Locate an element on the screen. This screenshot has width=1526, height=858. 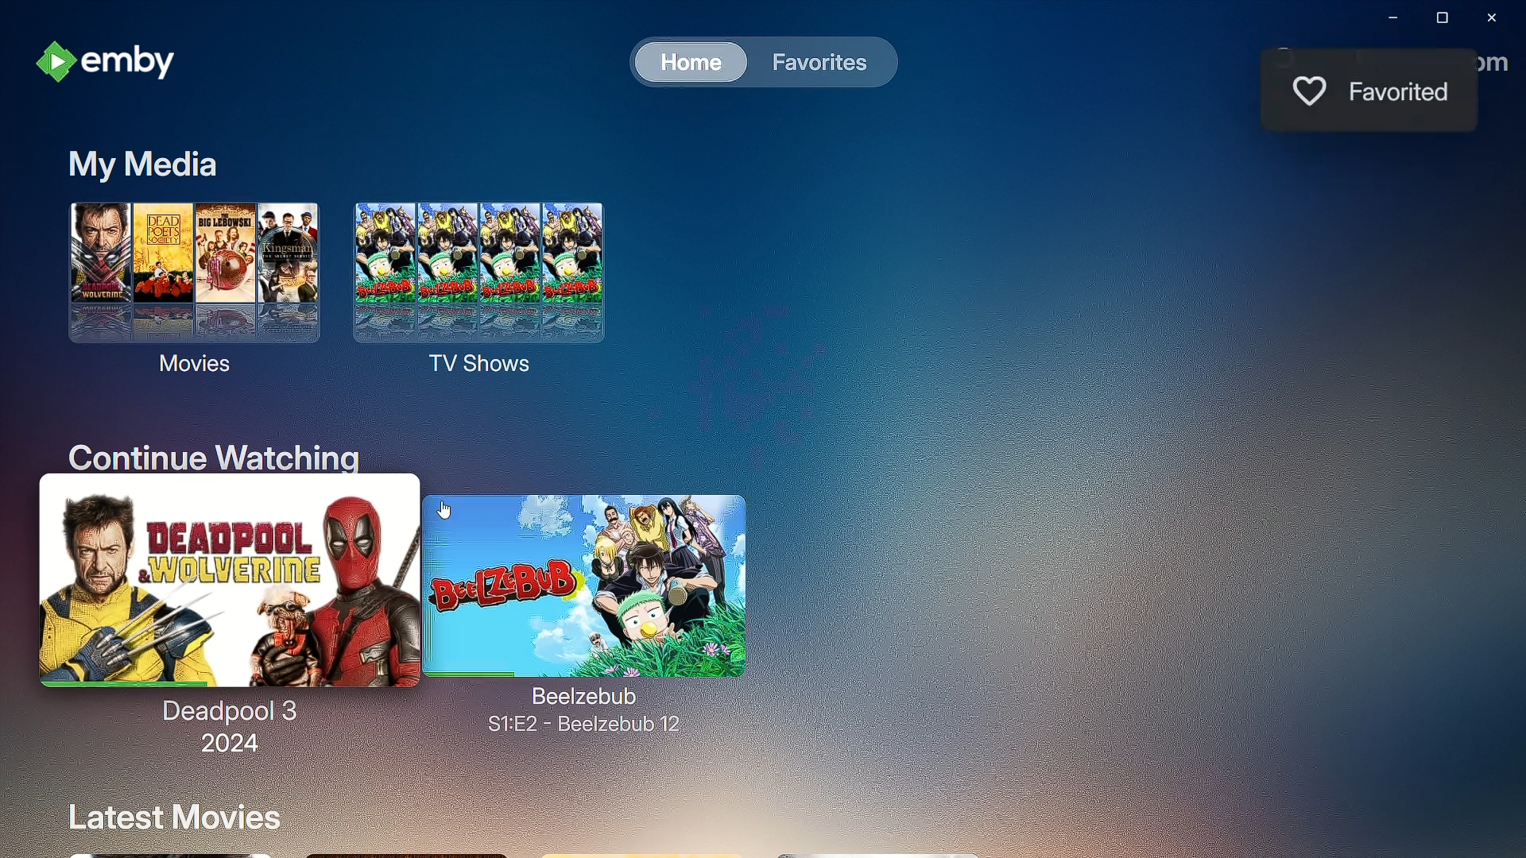
Movies is located at coordinates (181, 284).